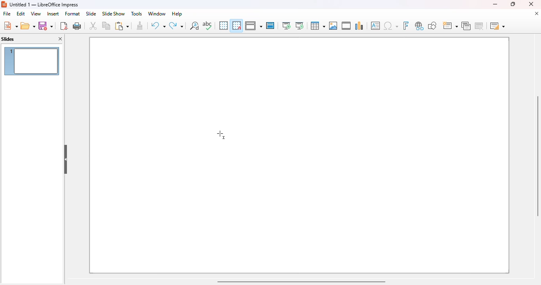 The width and height of the screenshot is (541, 285). I want to click on new slide, so click(450, 26).